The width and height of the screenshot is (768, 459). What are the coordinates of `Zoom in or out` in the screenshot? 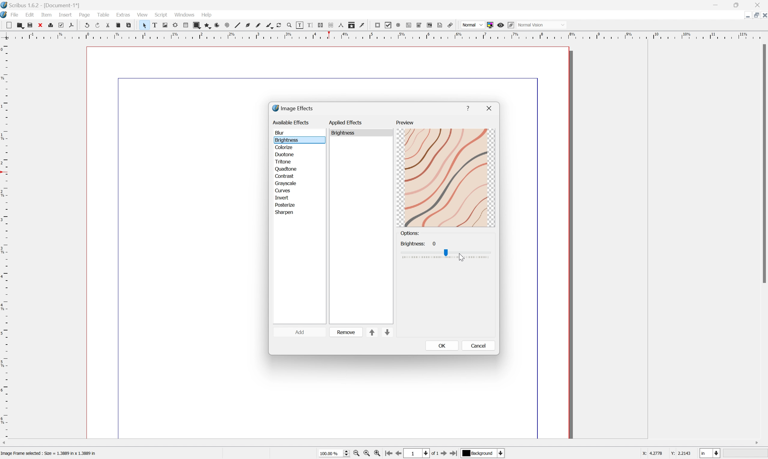 It's located at (291, 25).